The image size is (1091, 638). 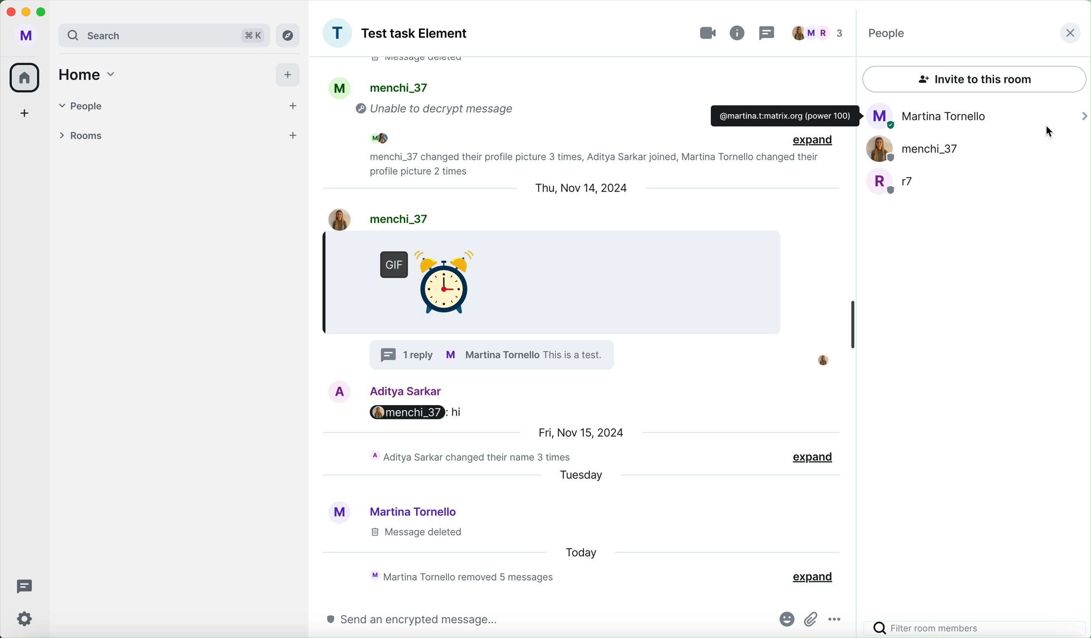 I want to click on r7 user, so click(x=893, y=182).